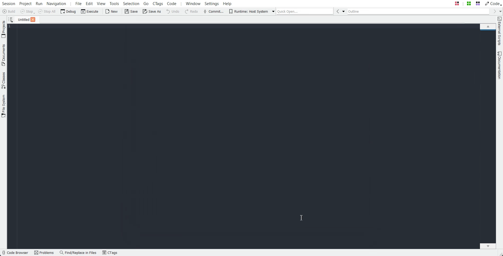 The height and width of the screenshot is (256, 503). Describe the element at coordinates (68, 11) in the screenshot. I see `Debug` at that location.